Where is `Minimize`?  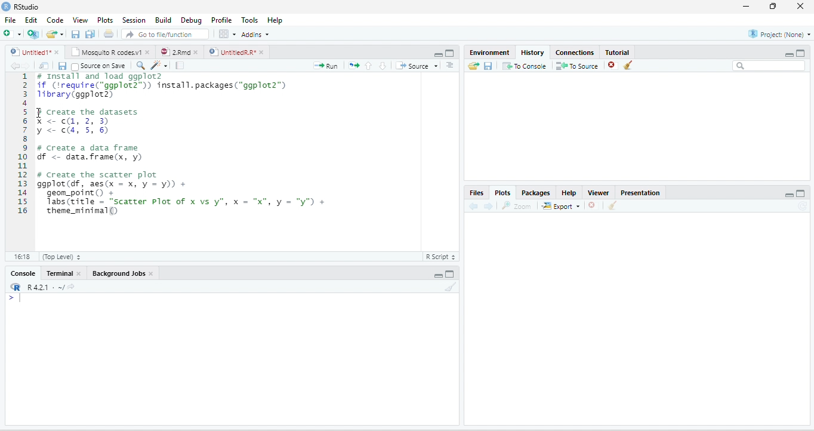 Minimize is located at coordinates (437, 54).